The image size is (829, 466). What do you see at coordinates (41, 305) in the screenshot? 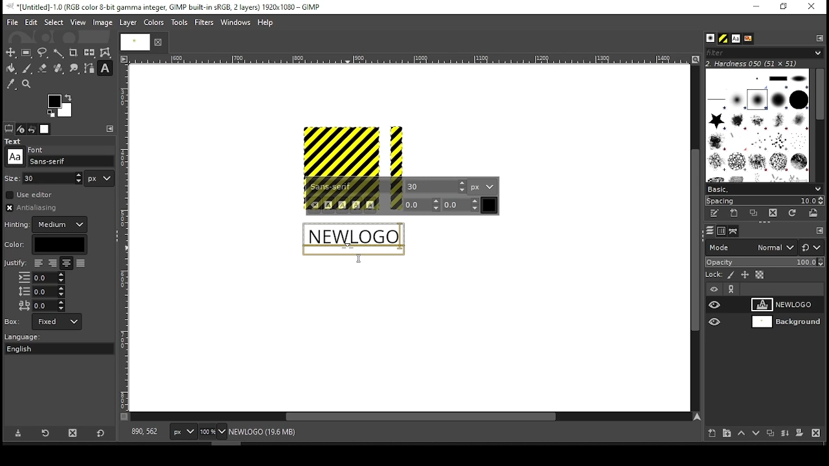
I see `adjust character spacing` at bounding box center [41, 305].